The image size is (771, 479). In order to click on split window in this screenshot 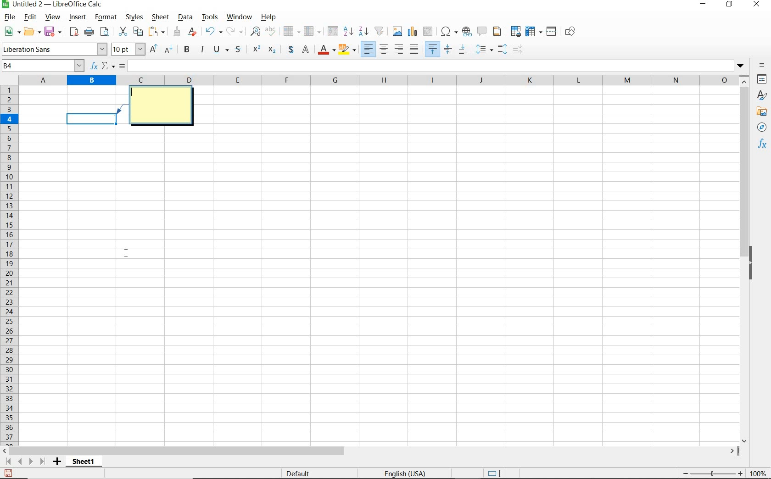, I will do `click(552, 32)`.